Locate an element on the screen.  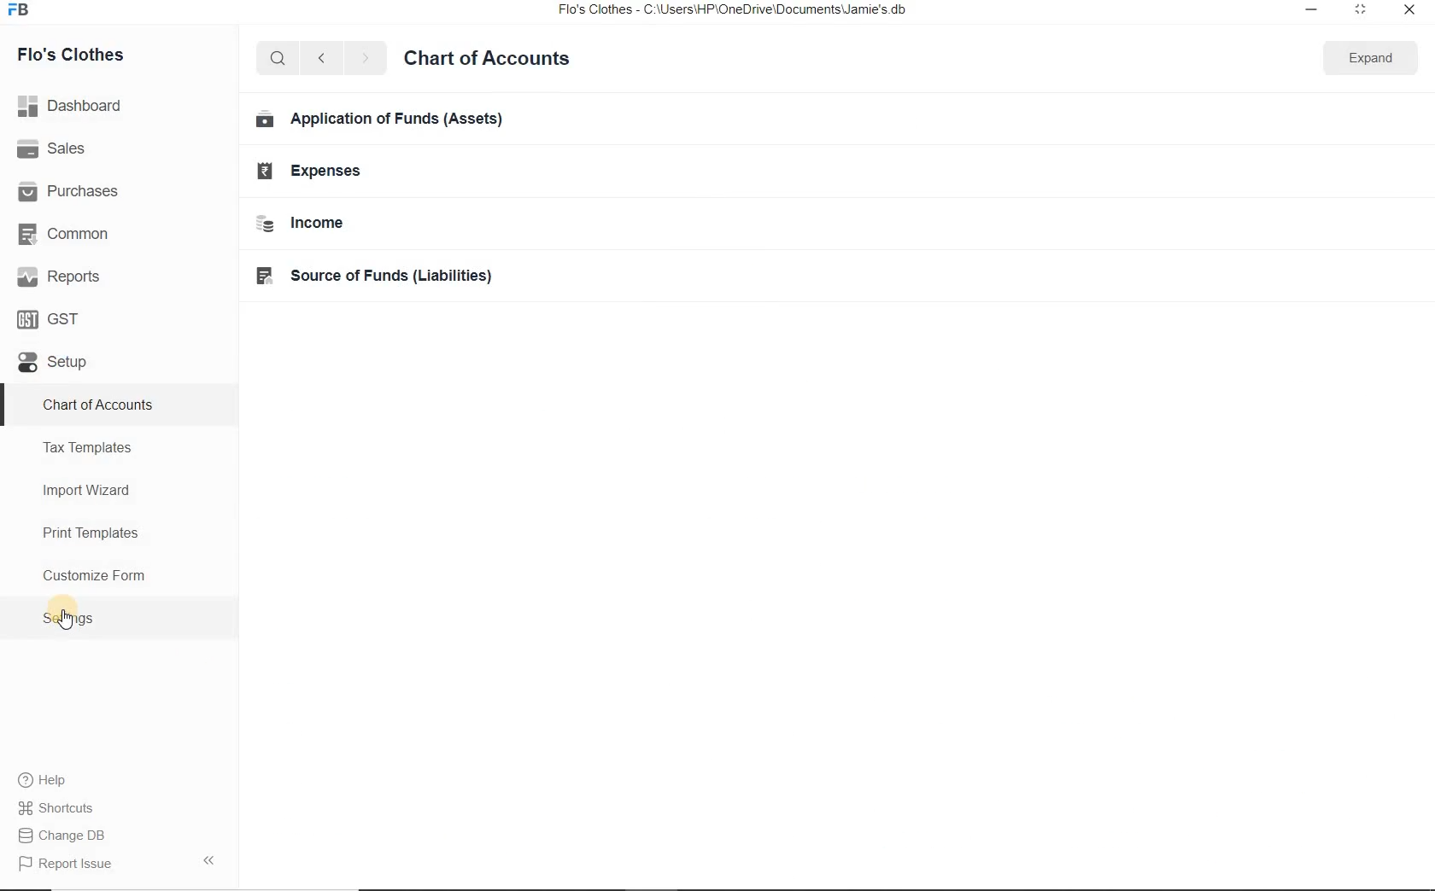
Income is located at coordinates (300, 222).